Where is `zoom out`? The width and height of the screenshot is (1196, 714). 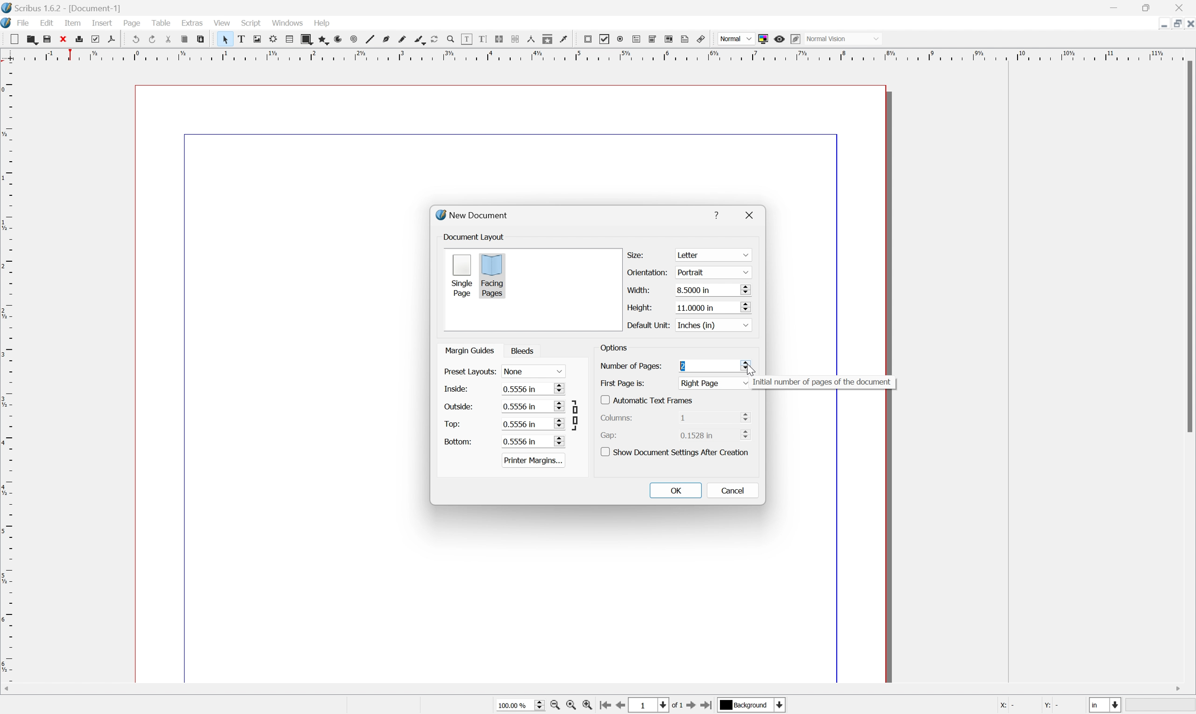
zoom out is located at coordinates (555, 706).